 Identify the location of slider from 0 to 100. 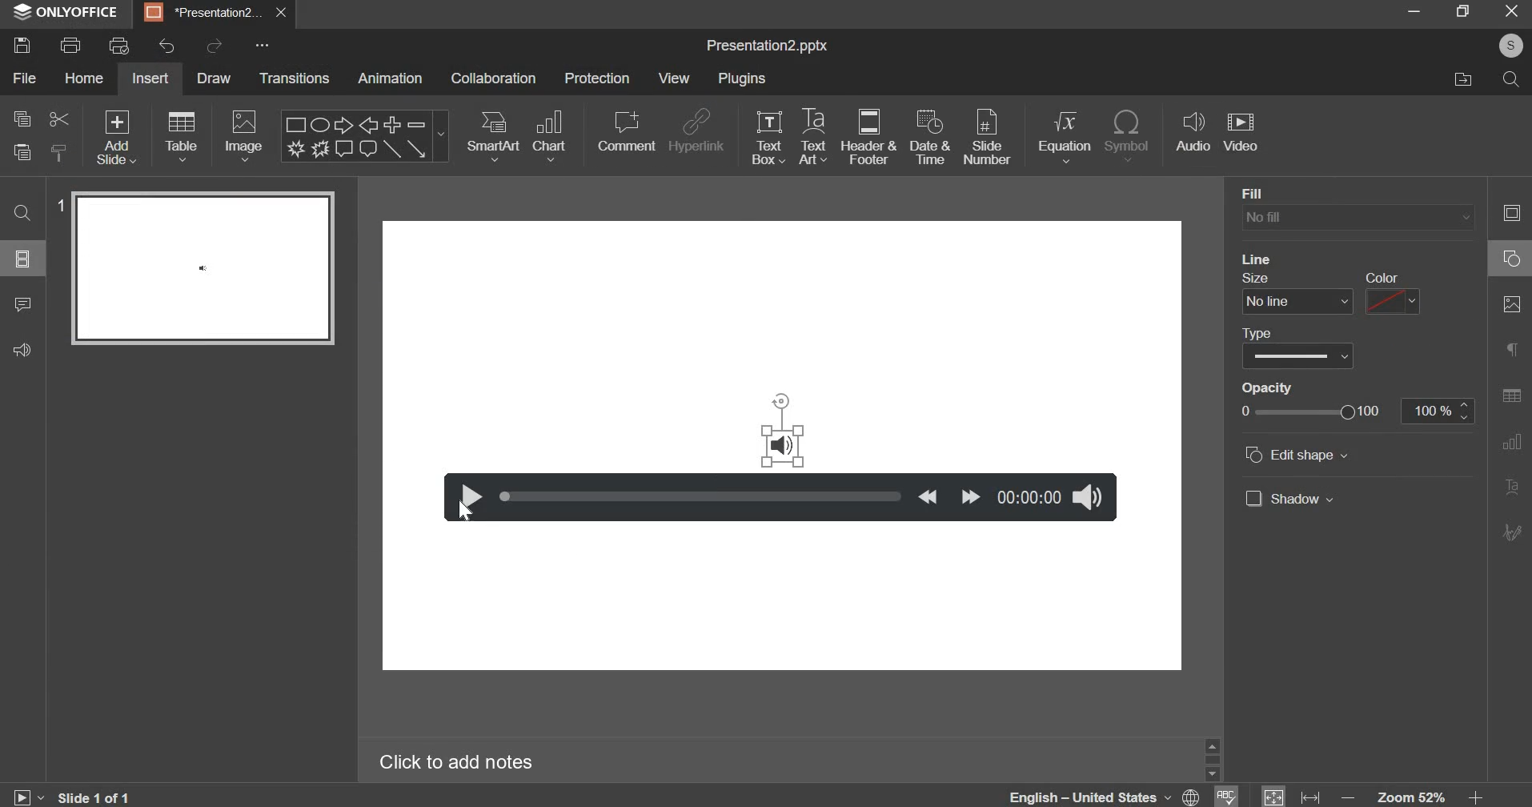
(1310, 412).